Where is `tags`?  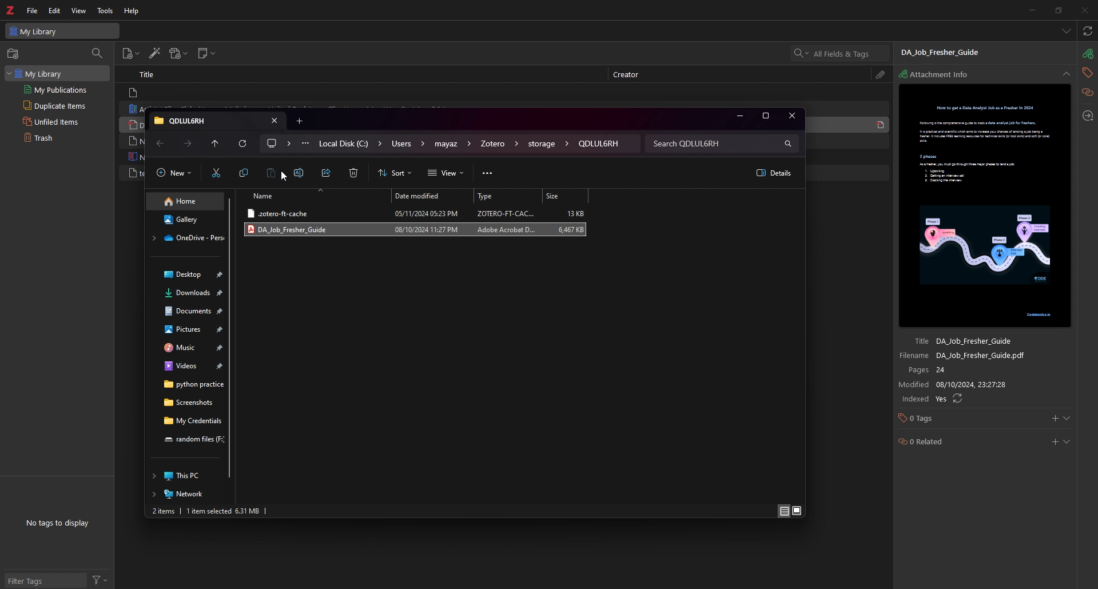 tags is located at coordinates (956, 420).